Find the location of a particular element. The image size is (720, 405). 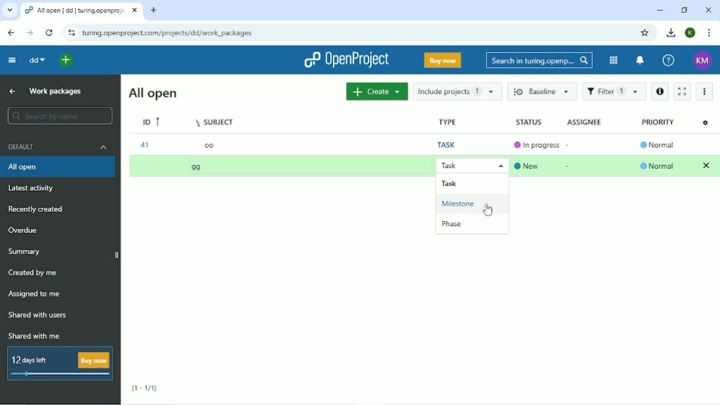

New tab is located at coordinates (154, 11).